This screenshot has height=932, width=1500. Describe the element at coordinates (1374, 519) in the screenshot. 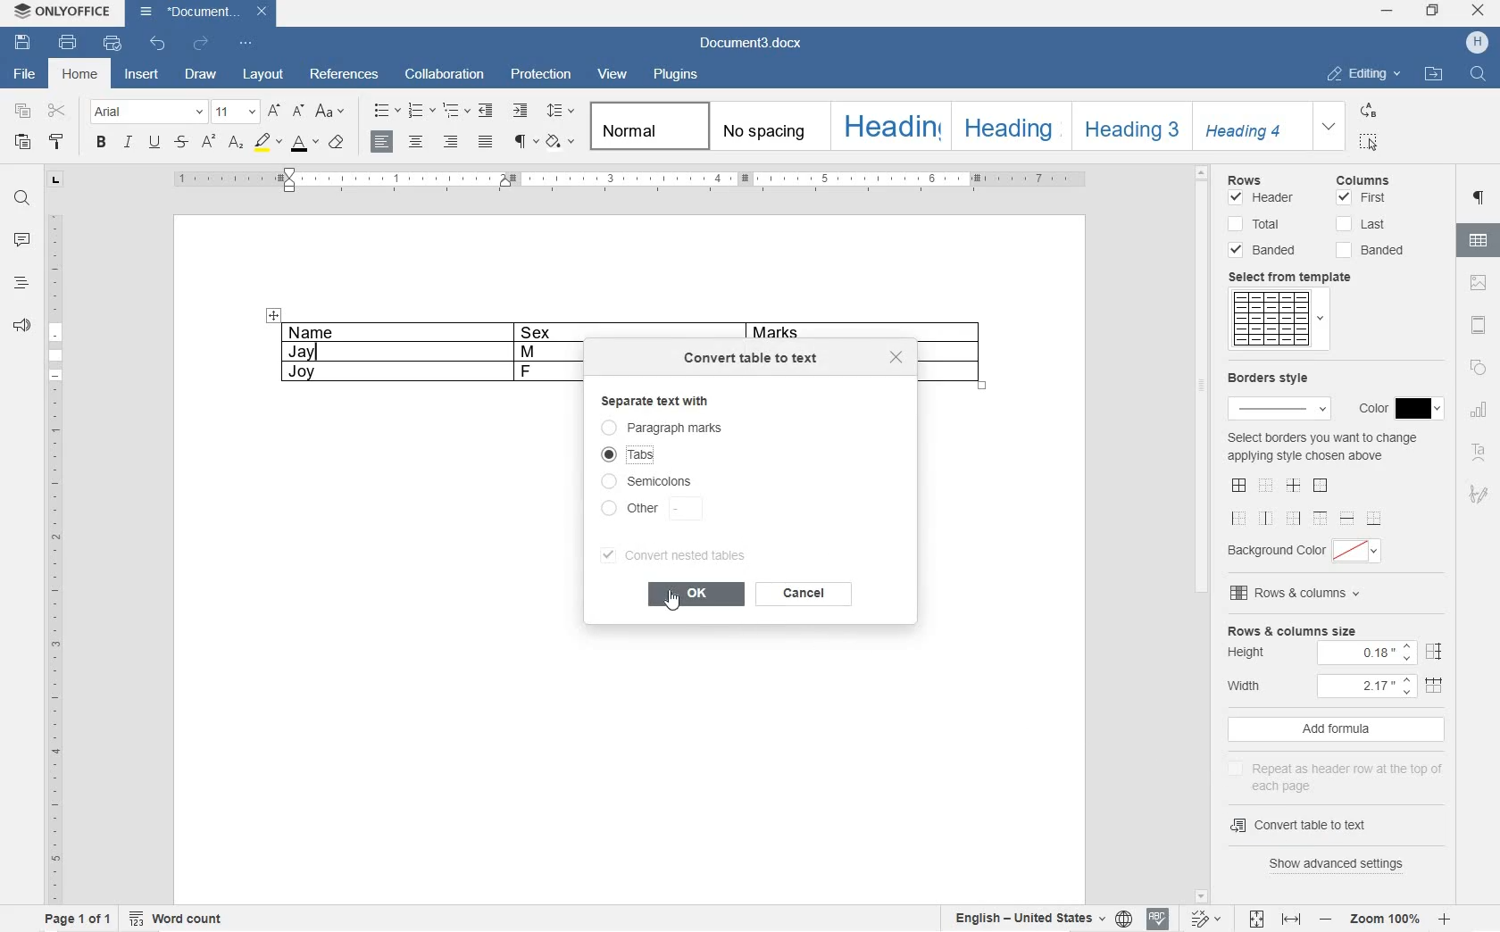

I see `set outer bottom border only` at that location.